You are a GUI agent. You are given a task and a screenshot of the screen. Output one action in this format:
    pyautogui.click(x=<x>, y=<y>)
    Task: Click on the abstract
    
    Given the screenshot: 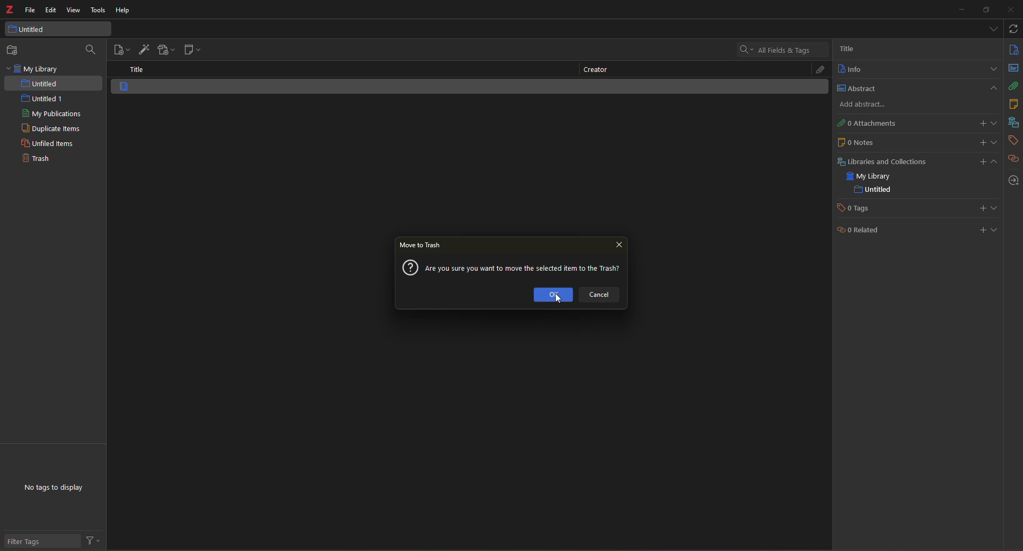 What is the action you would take?
    pyautogui.click(x=855, y=88)
    